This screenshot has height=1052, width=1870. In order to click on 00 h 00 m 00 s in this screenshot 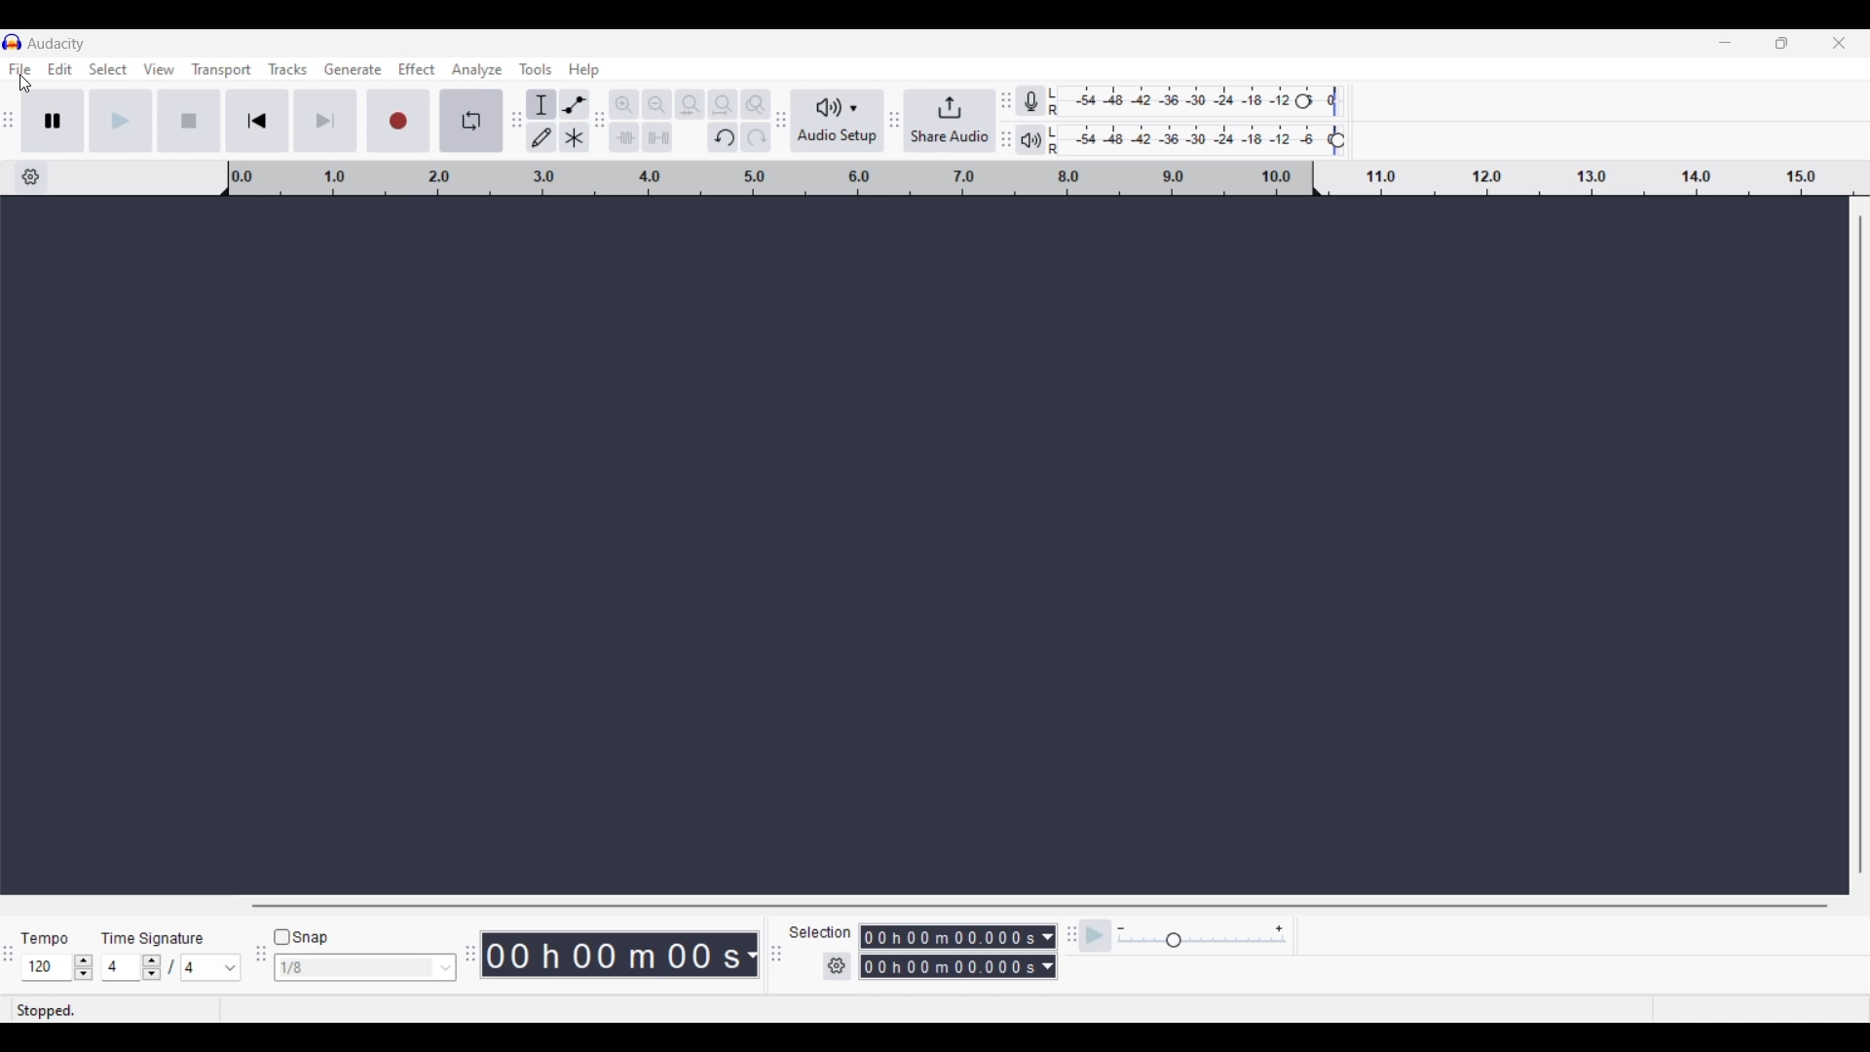, I will do `click(623, 956)`.